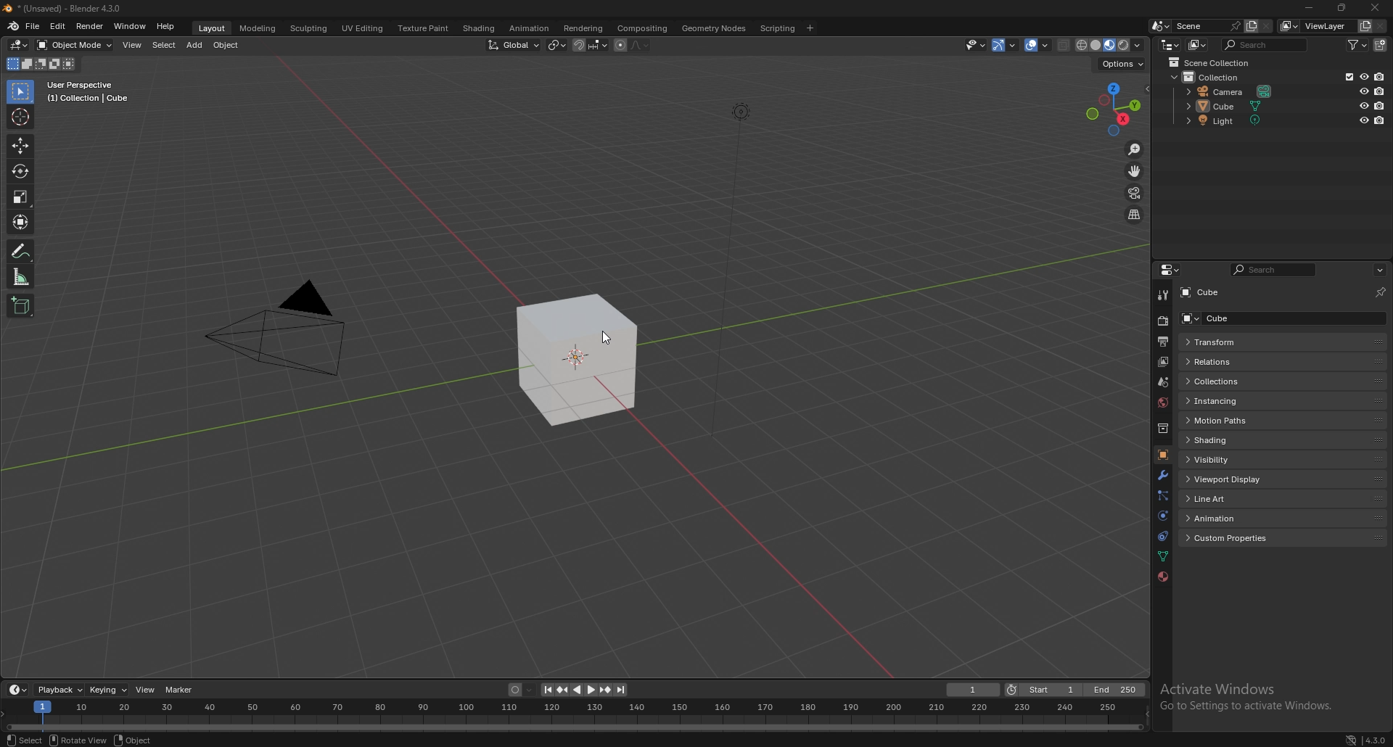 The width and height of the screenshot is (1393, 747). What do you see at coordinates (1006, 46) in the screenshot?
I see `gizmo` at bounding box center [1006, 46].